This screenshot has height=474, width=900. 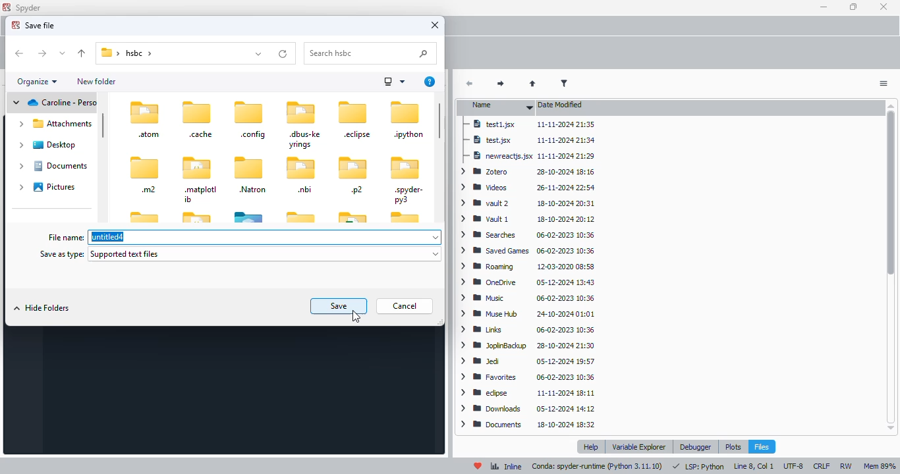 What do you see at coordinates (406, 120) in the screenshot?
I see `.ipython` at bounding box center [406, 120].